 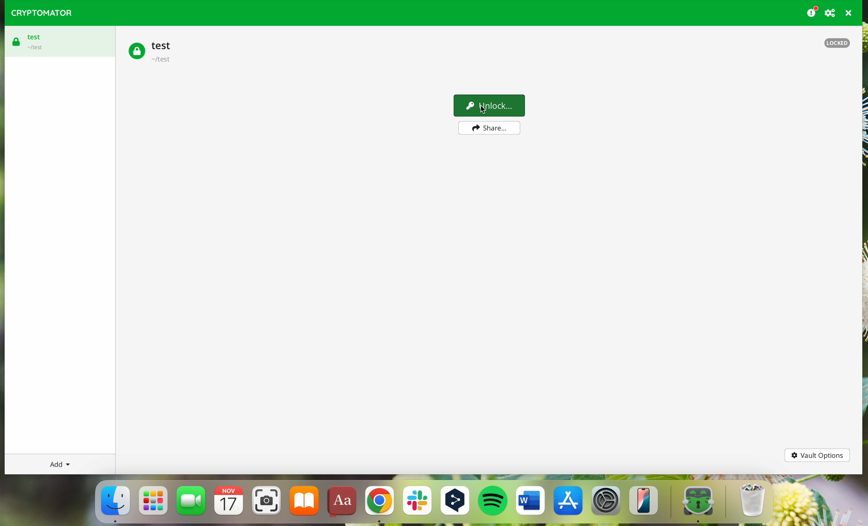 What do you see at coordinates (488, 110) in the screenshot?
I see `cursor` at bounding box center [488, 110].